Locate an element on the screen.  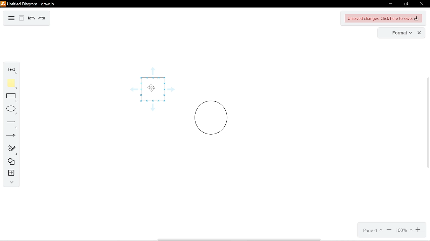
circle is located at coordinates (210, 118).